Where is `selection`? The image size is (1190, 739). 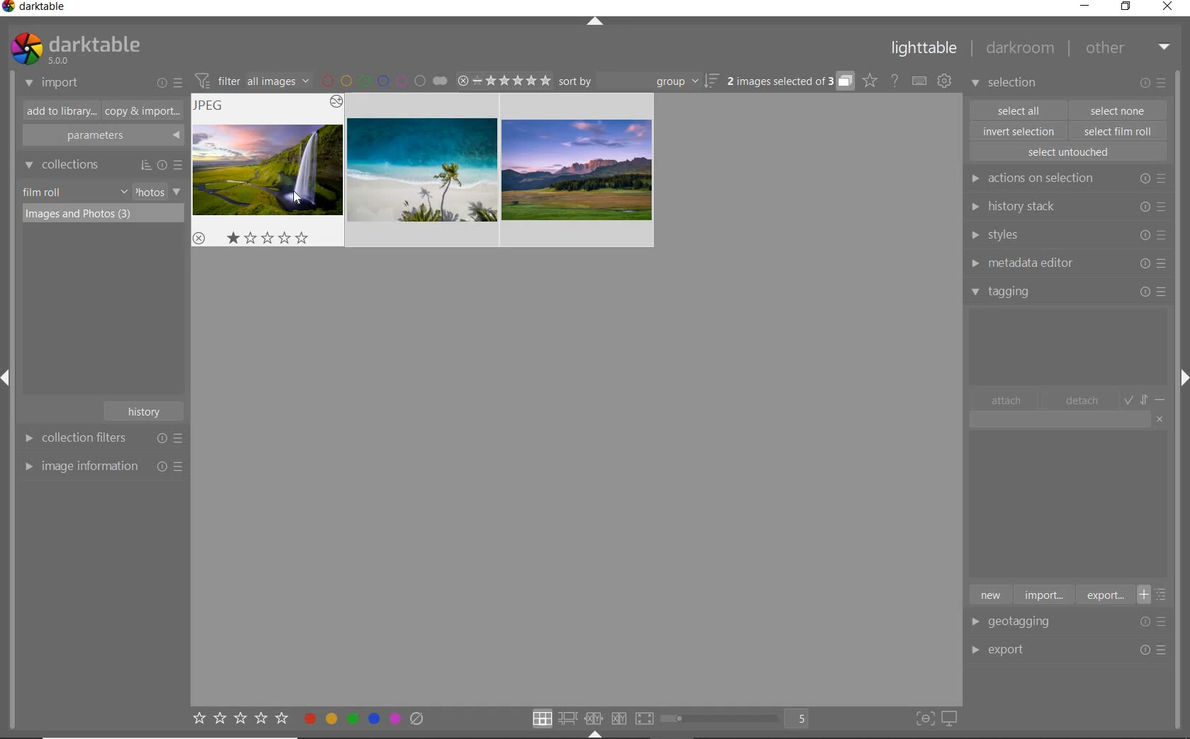
selection is located at coordinates (1006, 84).